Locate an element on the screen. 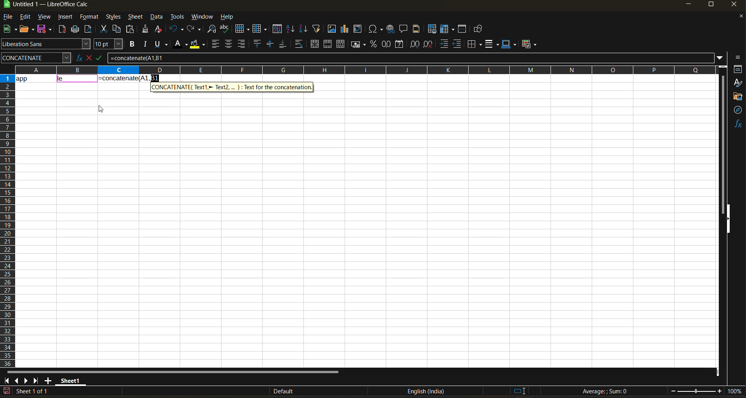 This screenshot has height=398, width=746. align top is located at coordinates (256, 44).